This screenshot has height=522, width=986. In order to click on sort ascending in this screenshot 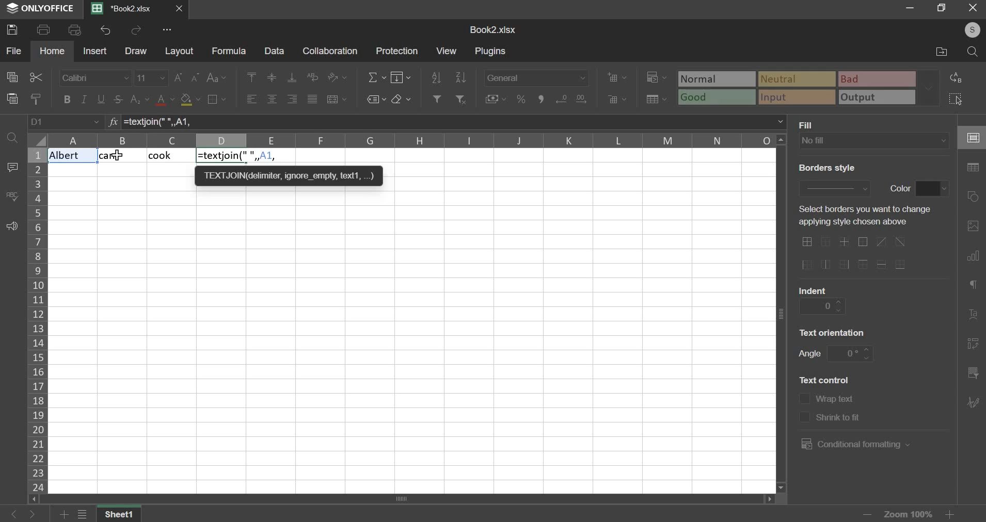, I will do `click(436, 76)`.